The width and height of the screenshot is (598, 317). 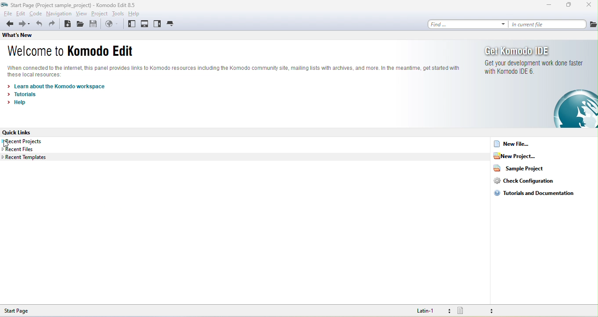 What do you see at coordinates (94, 24) in the screenshot?
I see `save` at bounding box center [94, 24].